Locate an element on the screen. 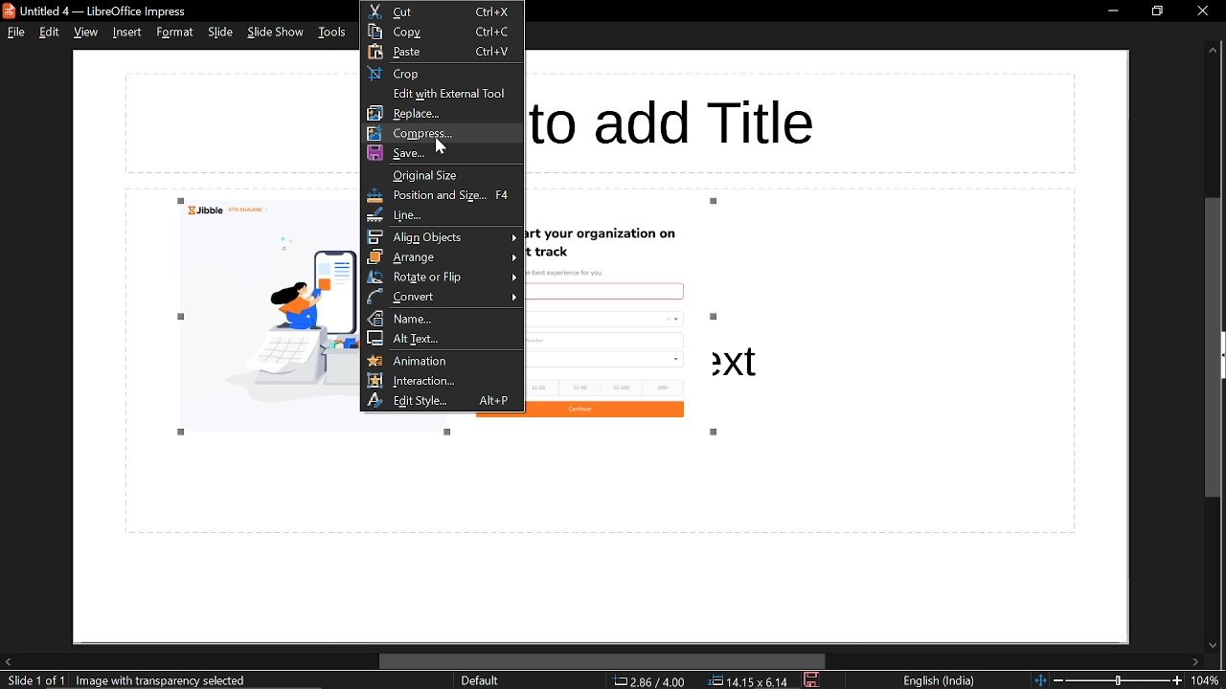 Image resolution: width=1226 pixels, height=689 pixels. file is located at coordinates (15, 32).